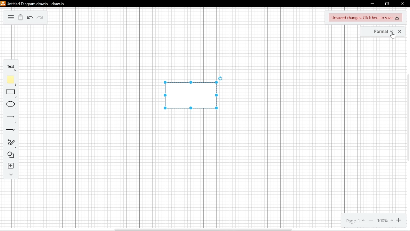  I want to click on Cursor, so click(393, 37).